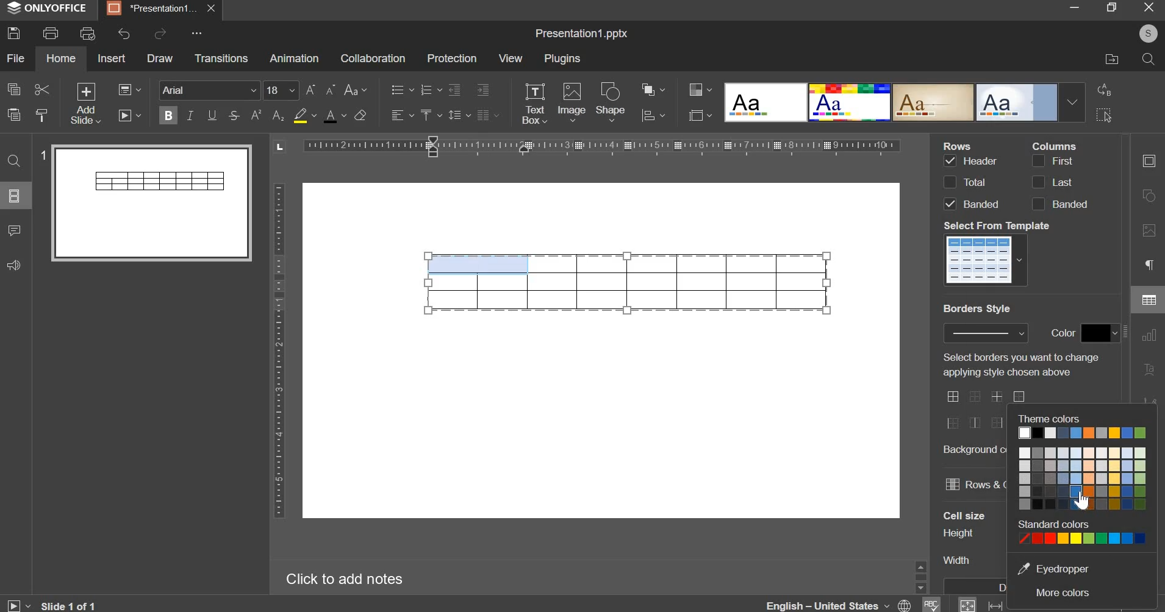 The height and width of the screenshot is (612, 1165). What do you see at coordinates (341, 577) in the screenshot?
I see `Click to add notes` at bounding box center [341, 577].